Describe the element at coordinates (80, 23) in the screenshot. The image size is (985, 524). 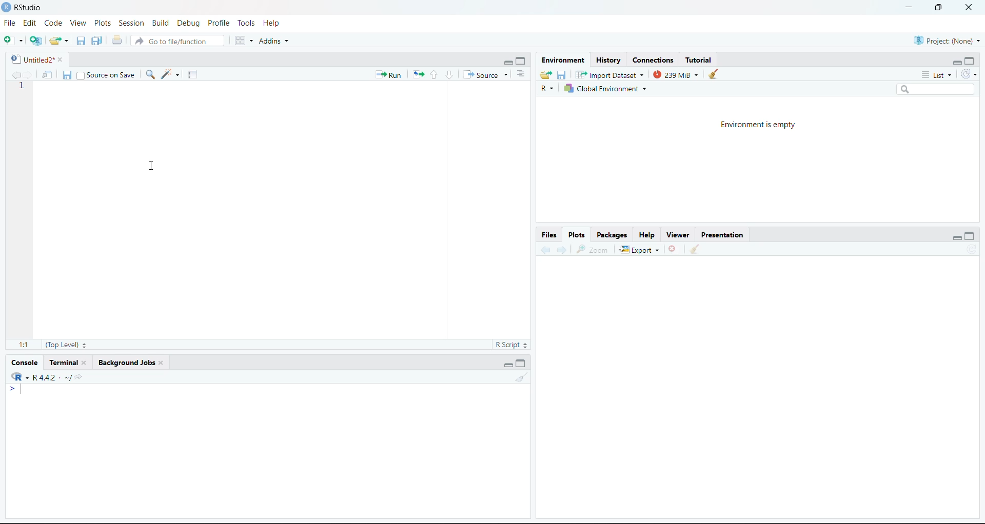
I see `View` at that location.